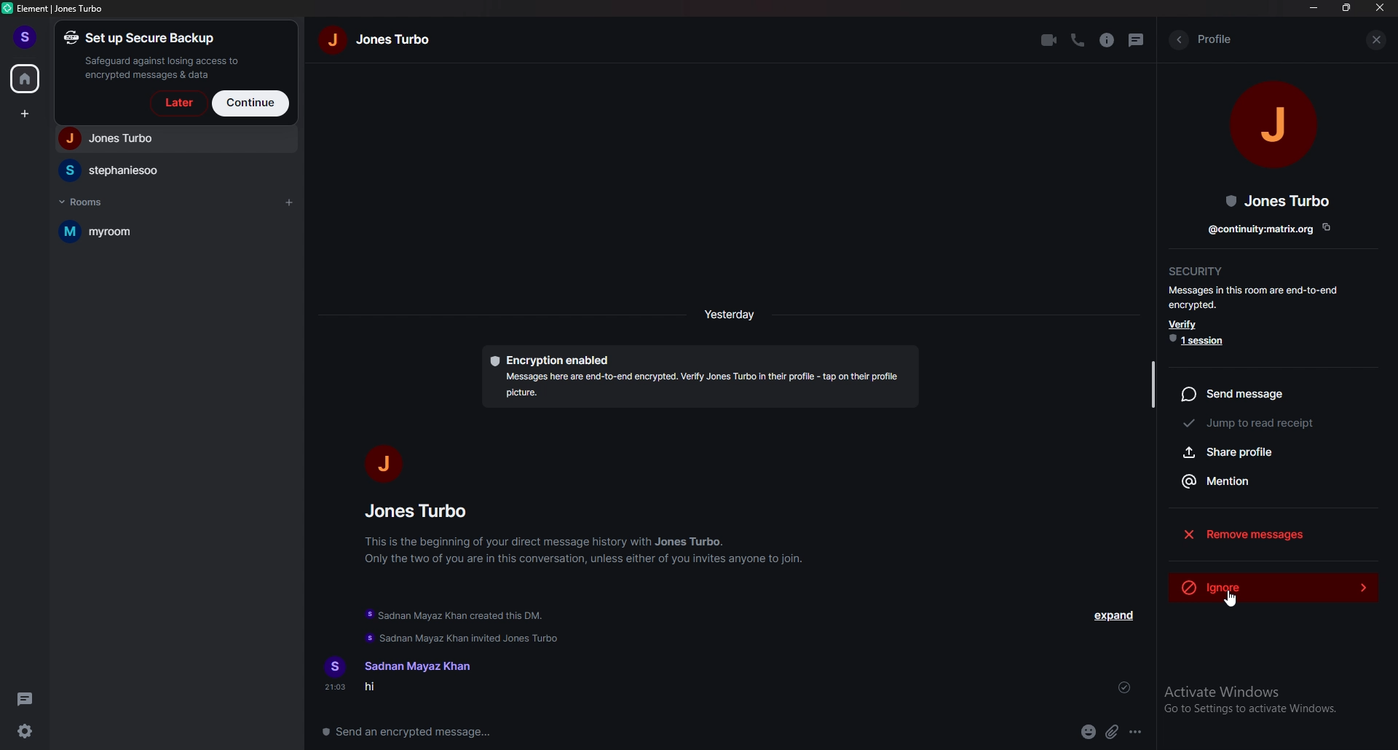  What do you see at coordinates (1089, 733) in the screenshot?
I see `emoji` at bounding box center [1089, 733].